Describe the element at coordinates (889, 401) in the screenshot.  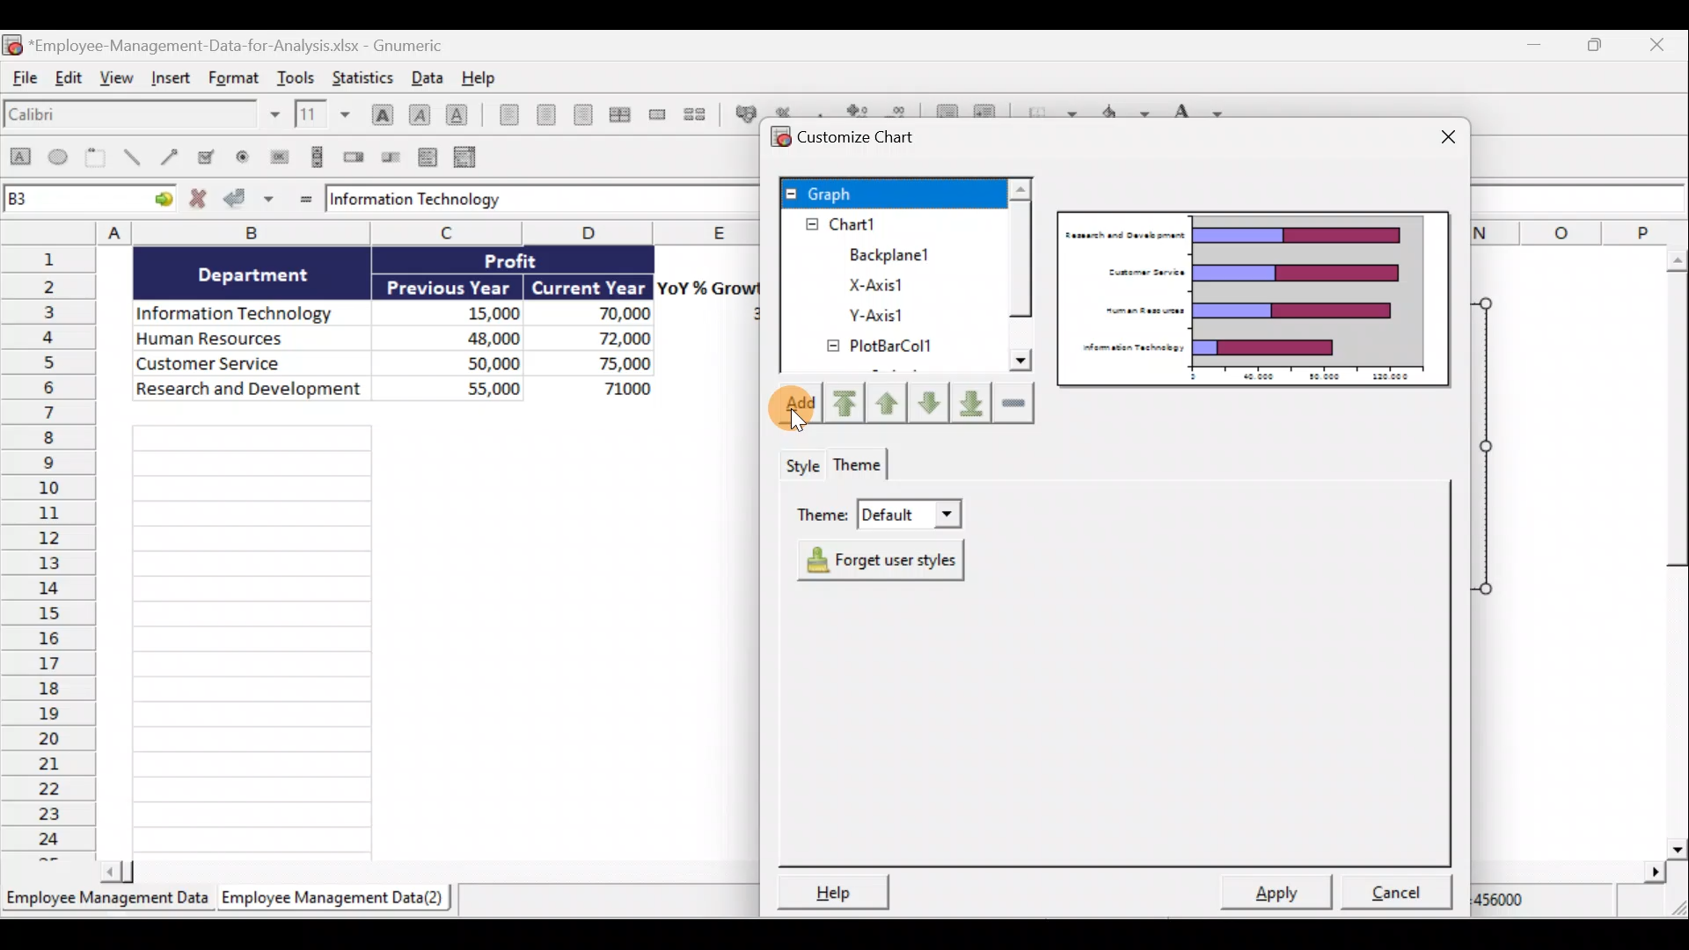
I see `Move upward` at that location.